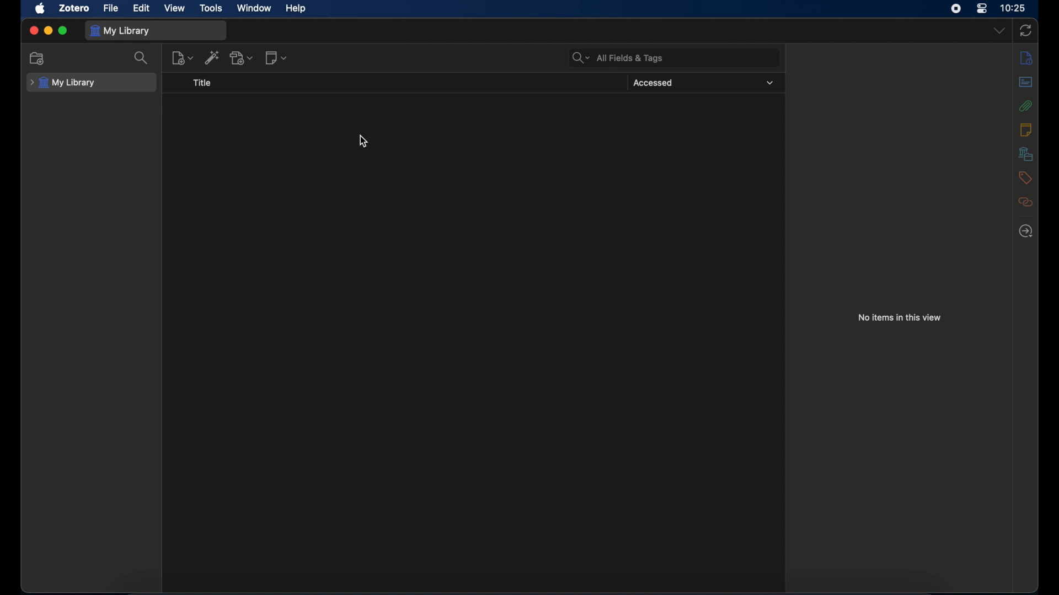  What do you see at coordinates (1026, 129) in the screenshot?
I see `notes` at bounding box center [1026, 129].